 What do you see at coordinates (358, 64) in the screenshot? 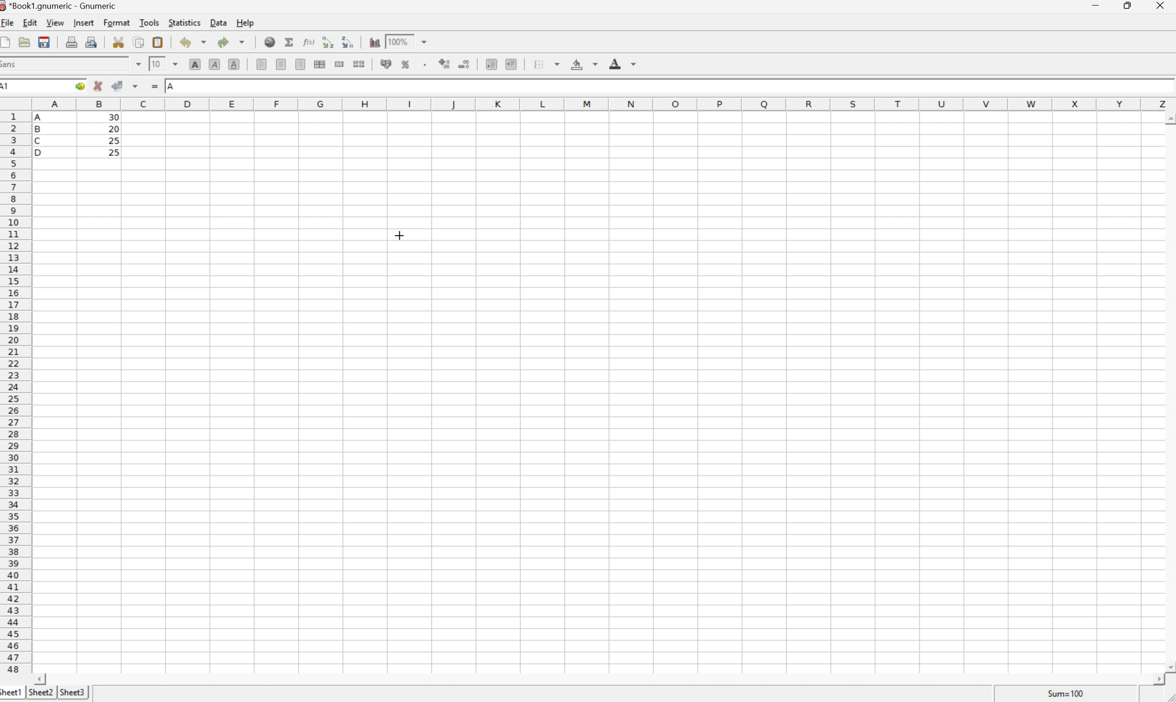
I see `Split merged ranges of cells` at bounding box center [358, 64].